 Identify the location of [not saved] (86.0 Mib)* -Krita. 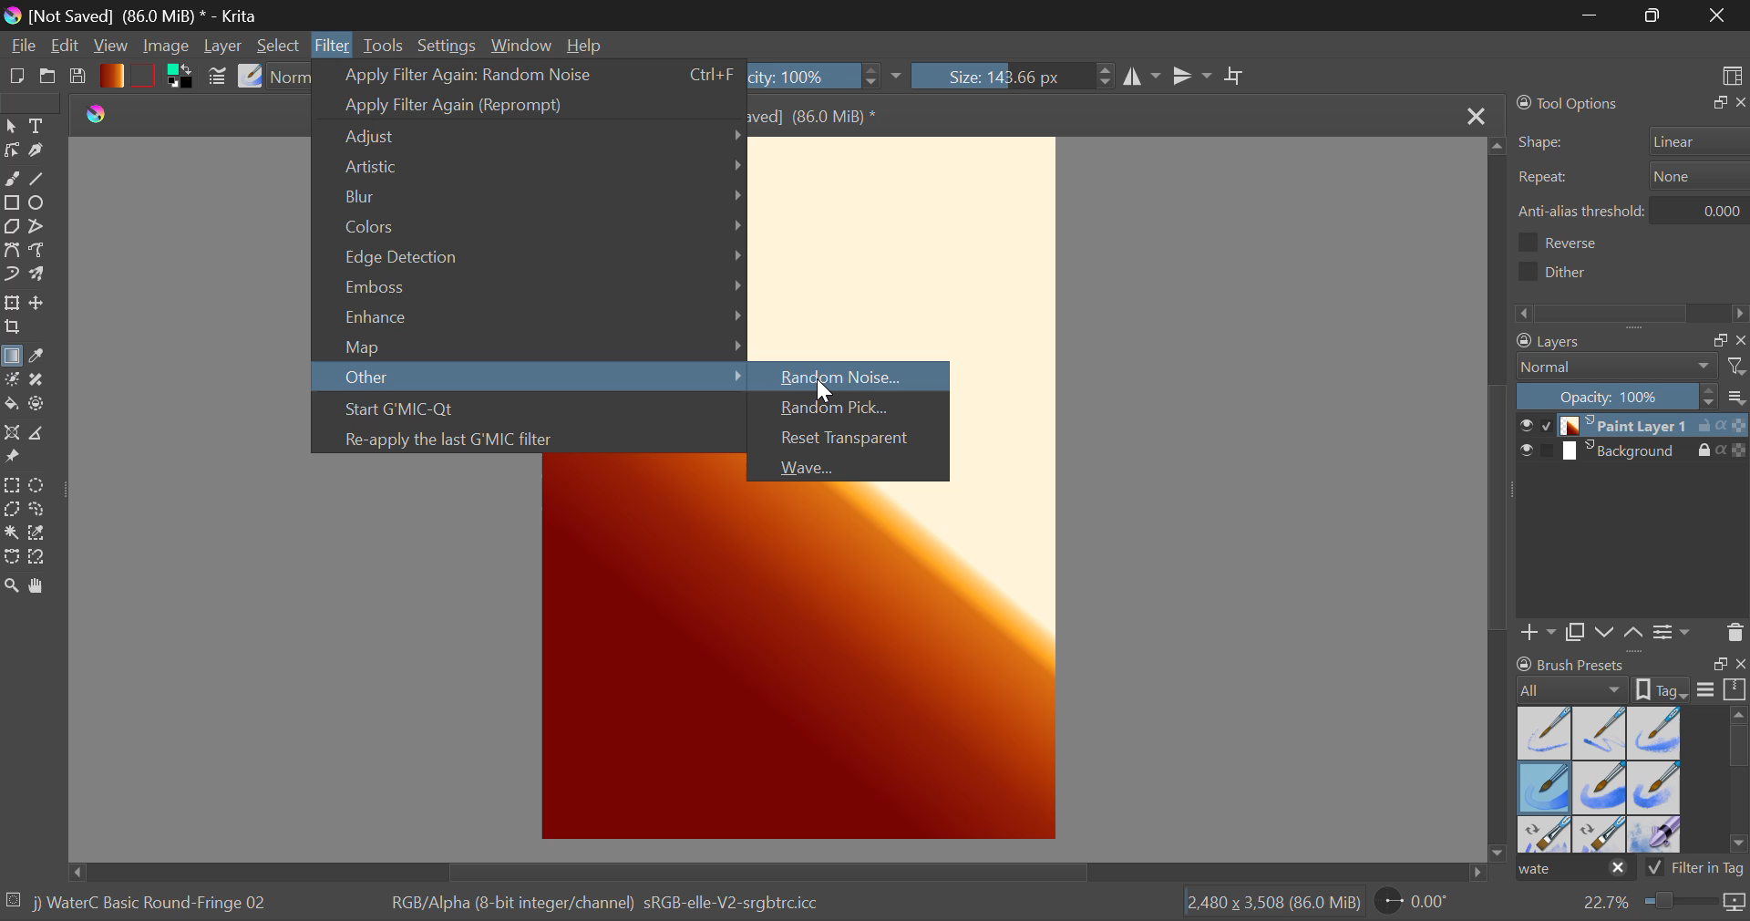
(132, 16).